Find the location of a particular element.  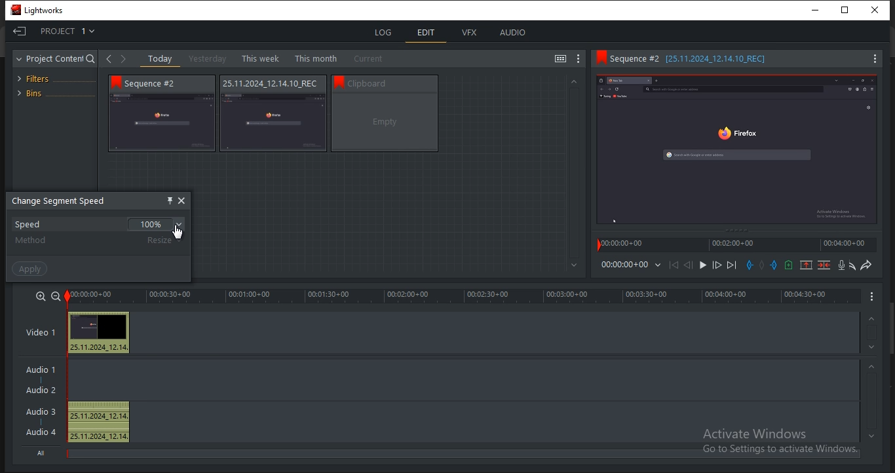

Close is located at coordinates (877, 9).